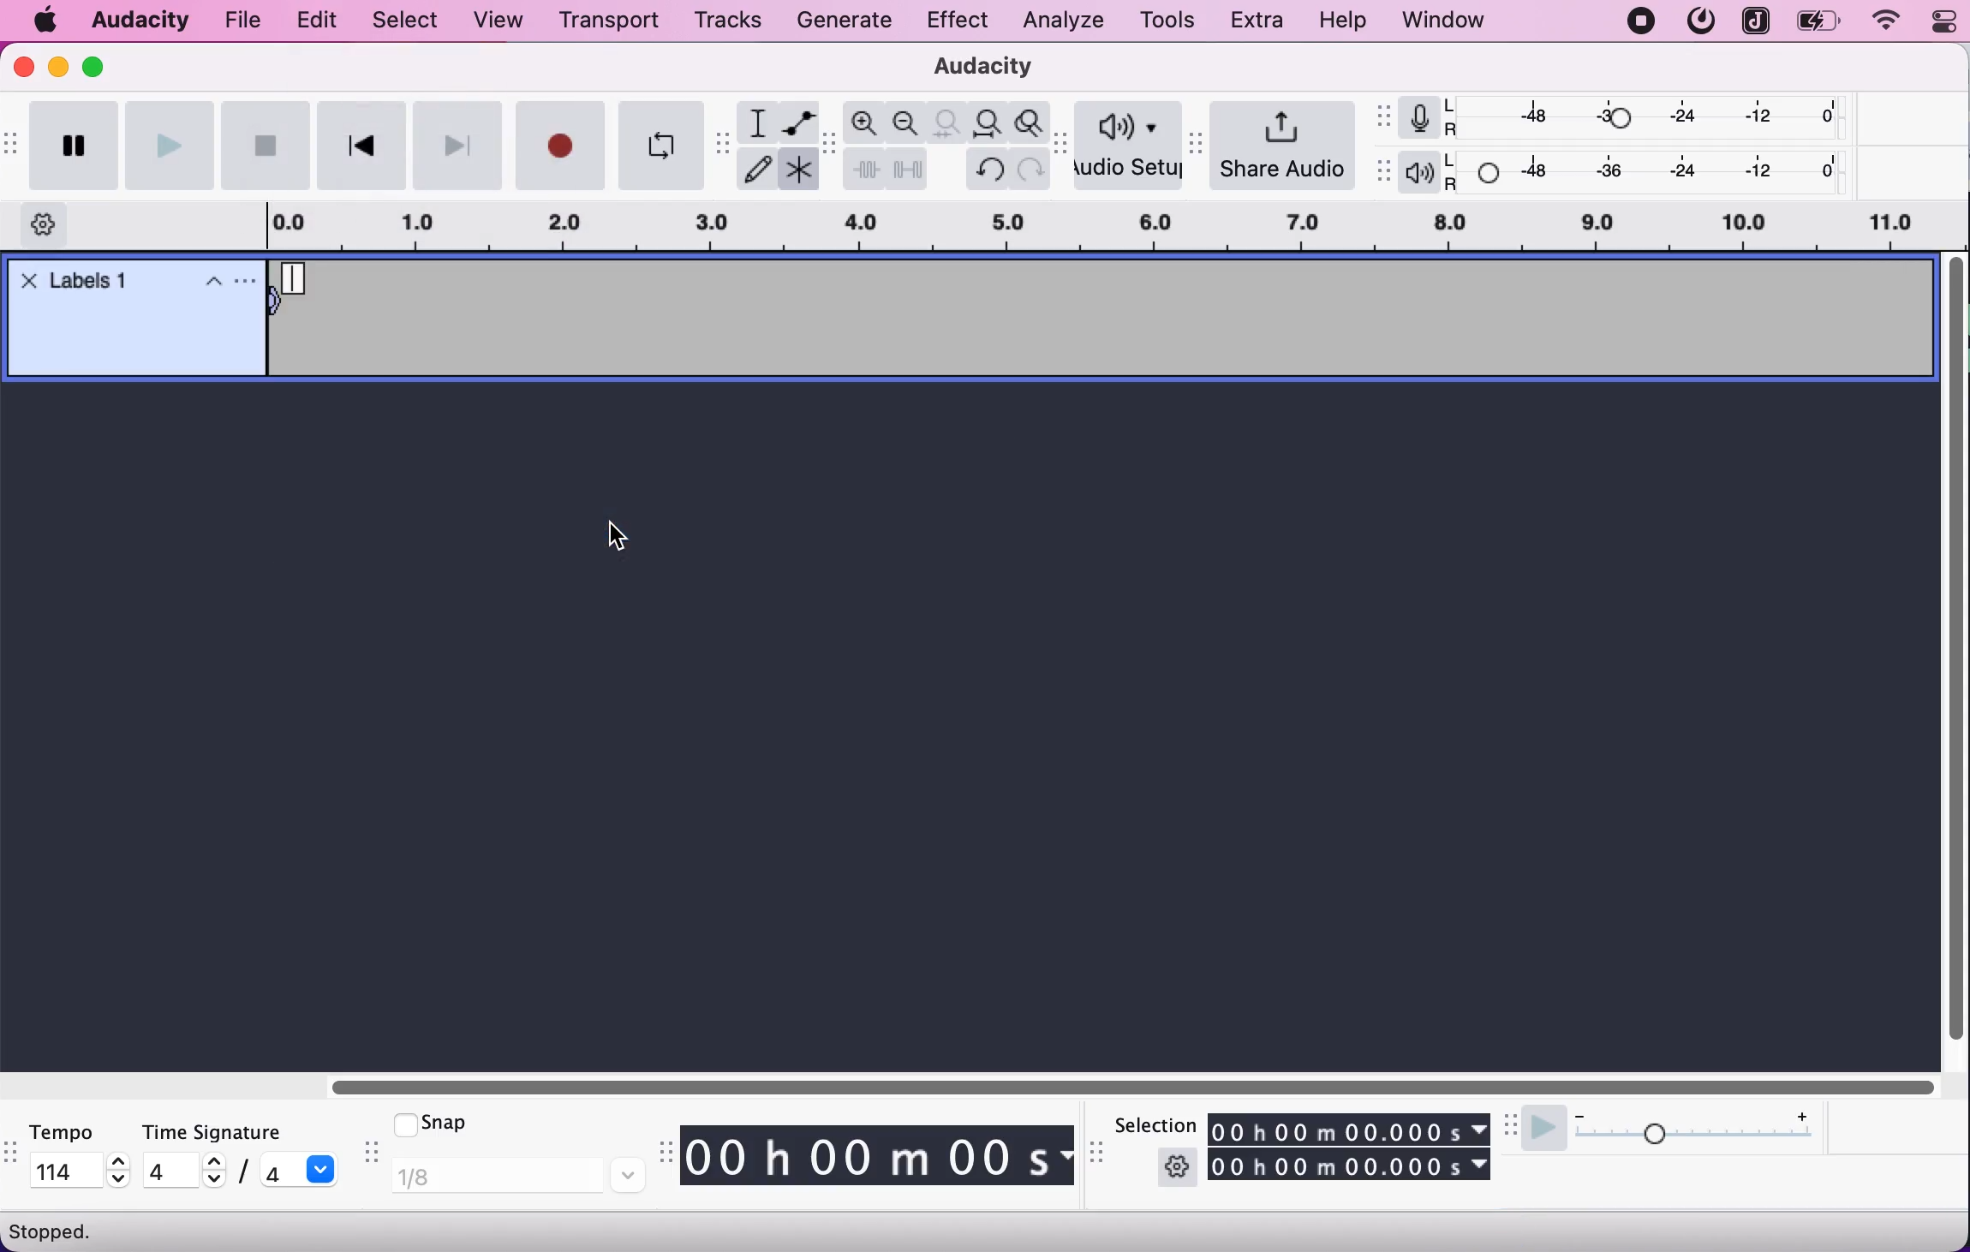 The width and height of the screenshot is (1970, 1252). I want to click on audacity tools toolbar, so click(723, 144).